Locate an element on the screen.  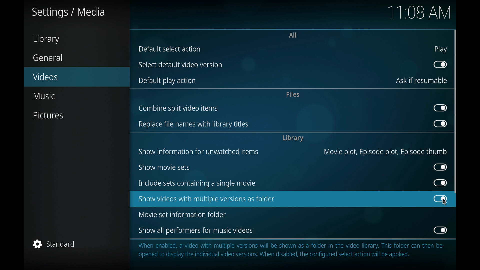
combine split video items is located at coordinates (178, 109).